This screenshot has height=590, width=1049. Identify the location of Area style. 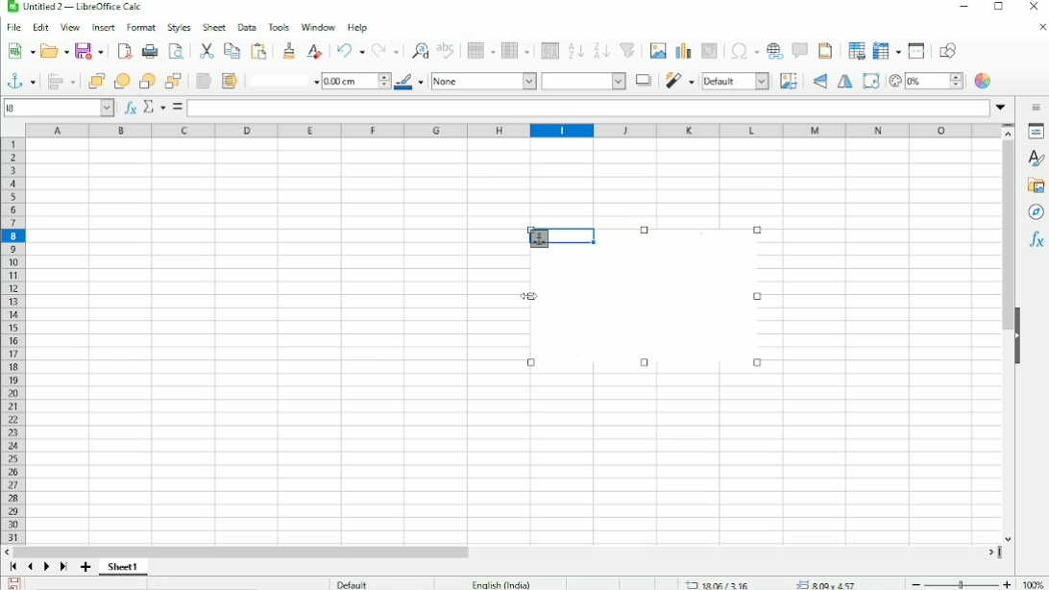
(528, 82).